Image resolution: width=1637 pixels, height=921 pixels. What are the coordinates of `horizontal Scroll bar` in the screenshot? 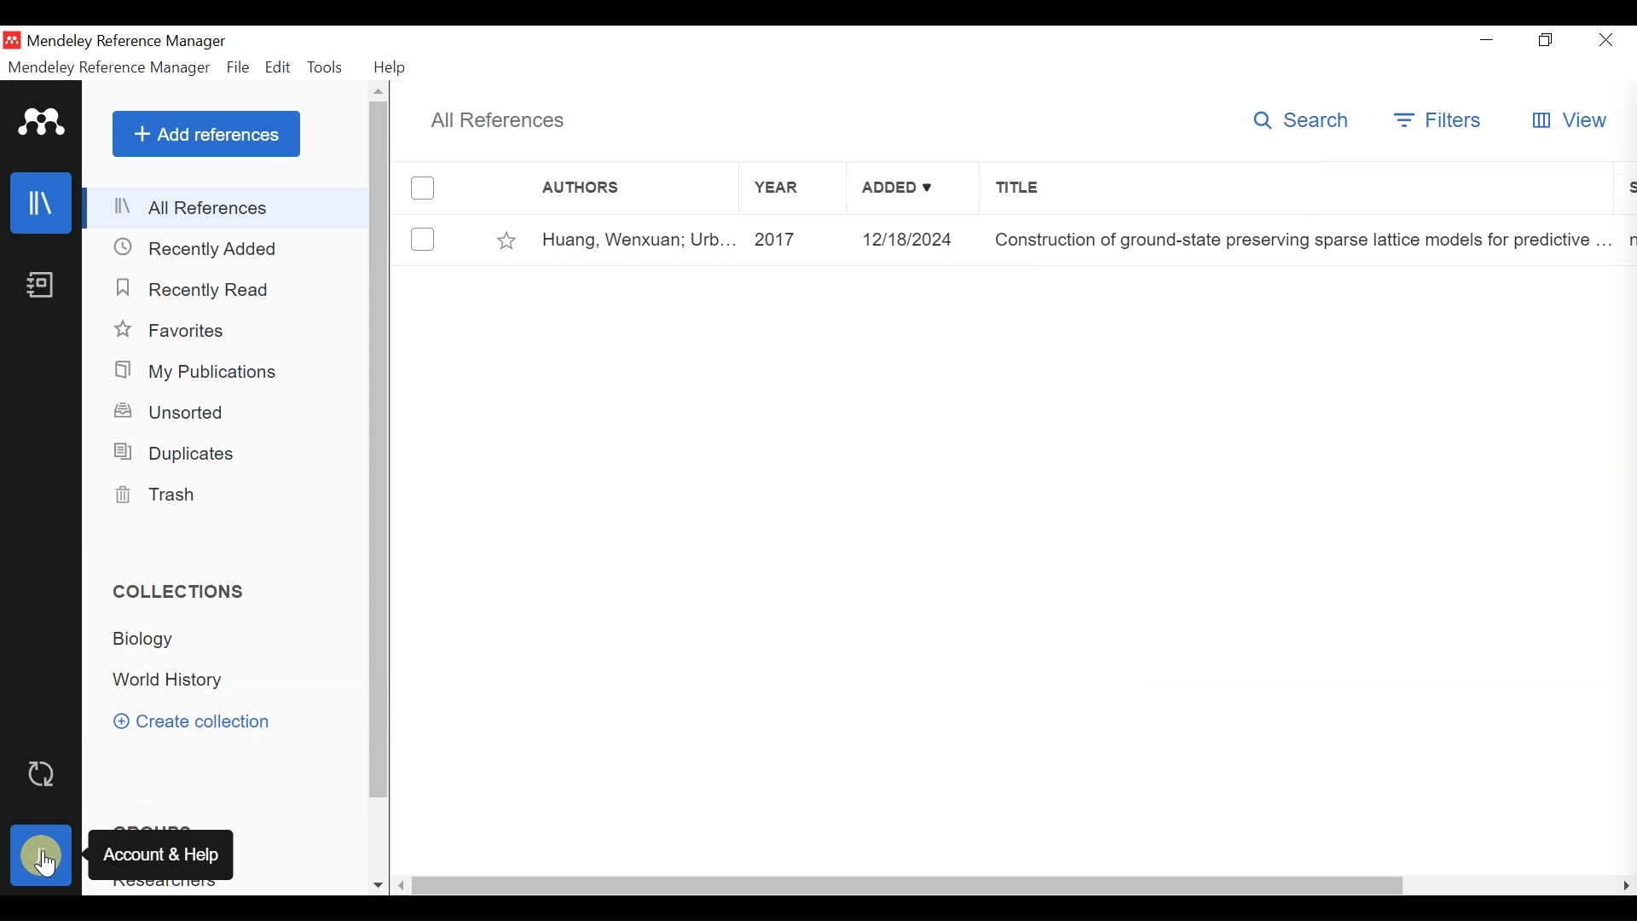 It's located at (911, 886).